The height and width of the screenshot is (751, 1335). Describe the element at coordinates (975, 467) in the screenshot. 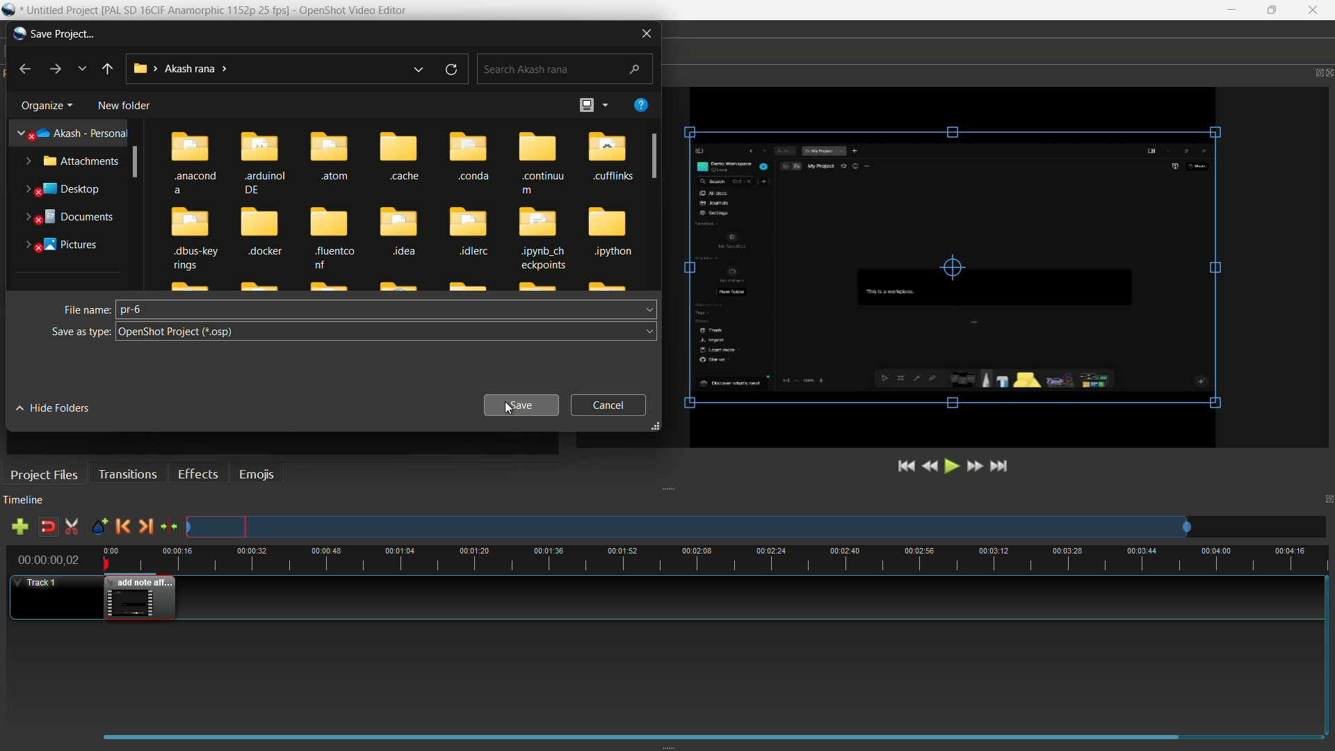

I see `fast forward` at that location.